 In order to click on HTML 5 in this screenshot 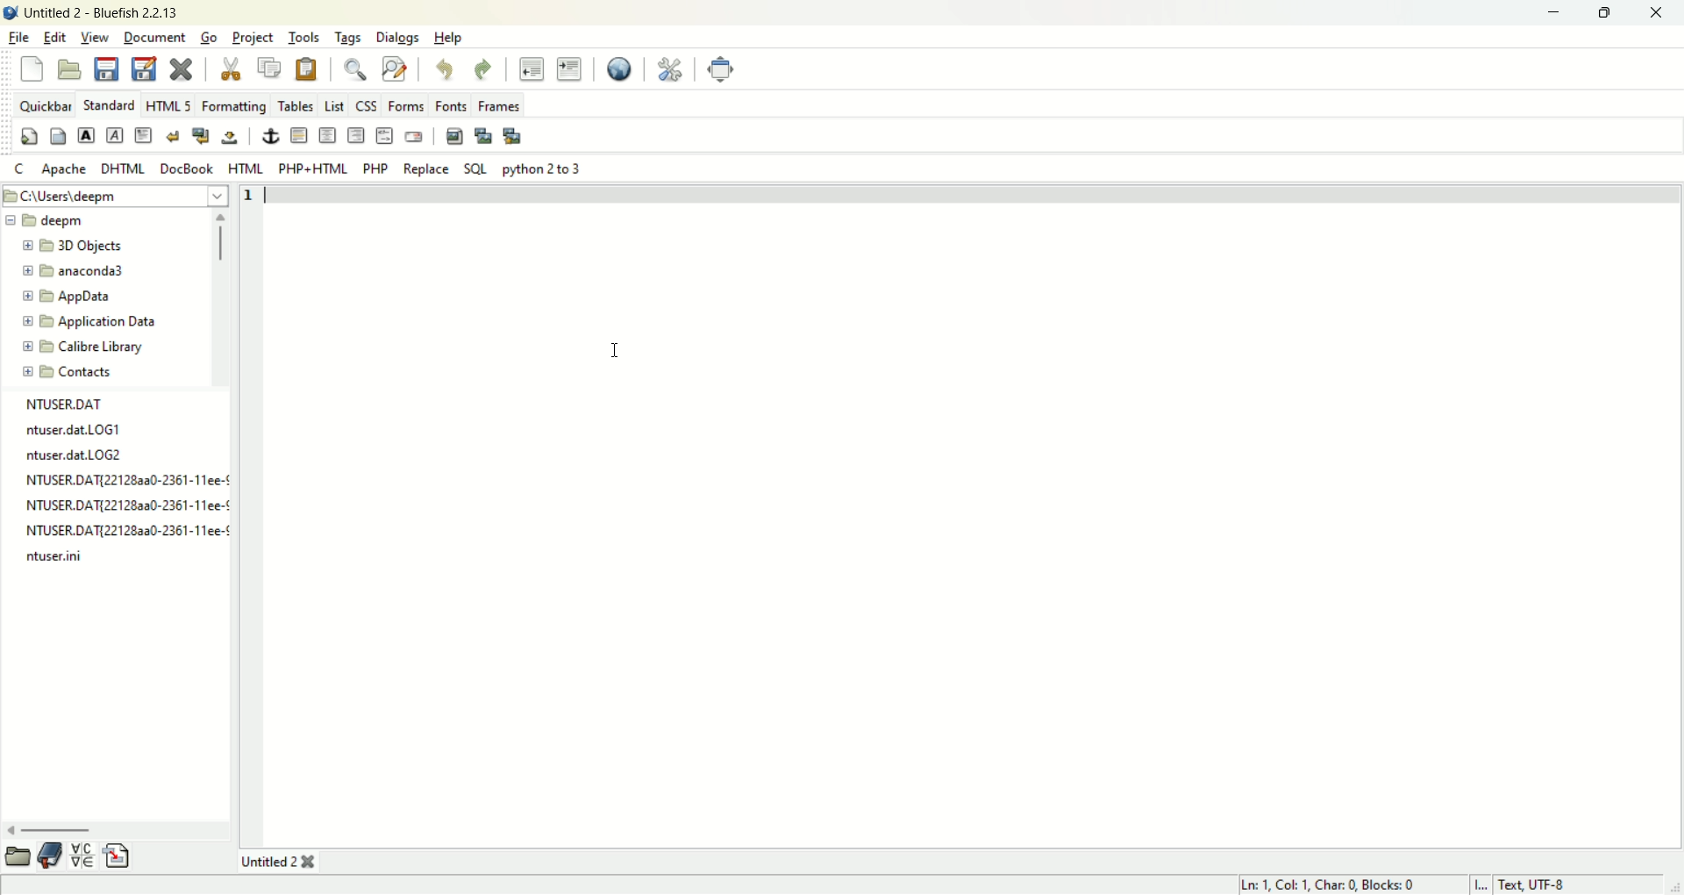, I will do `click(170, 105)`.